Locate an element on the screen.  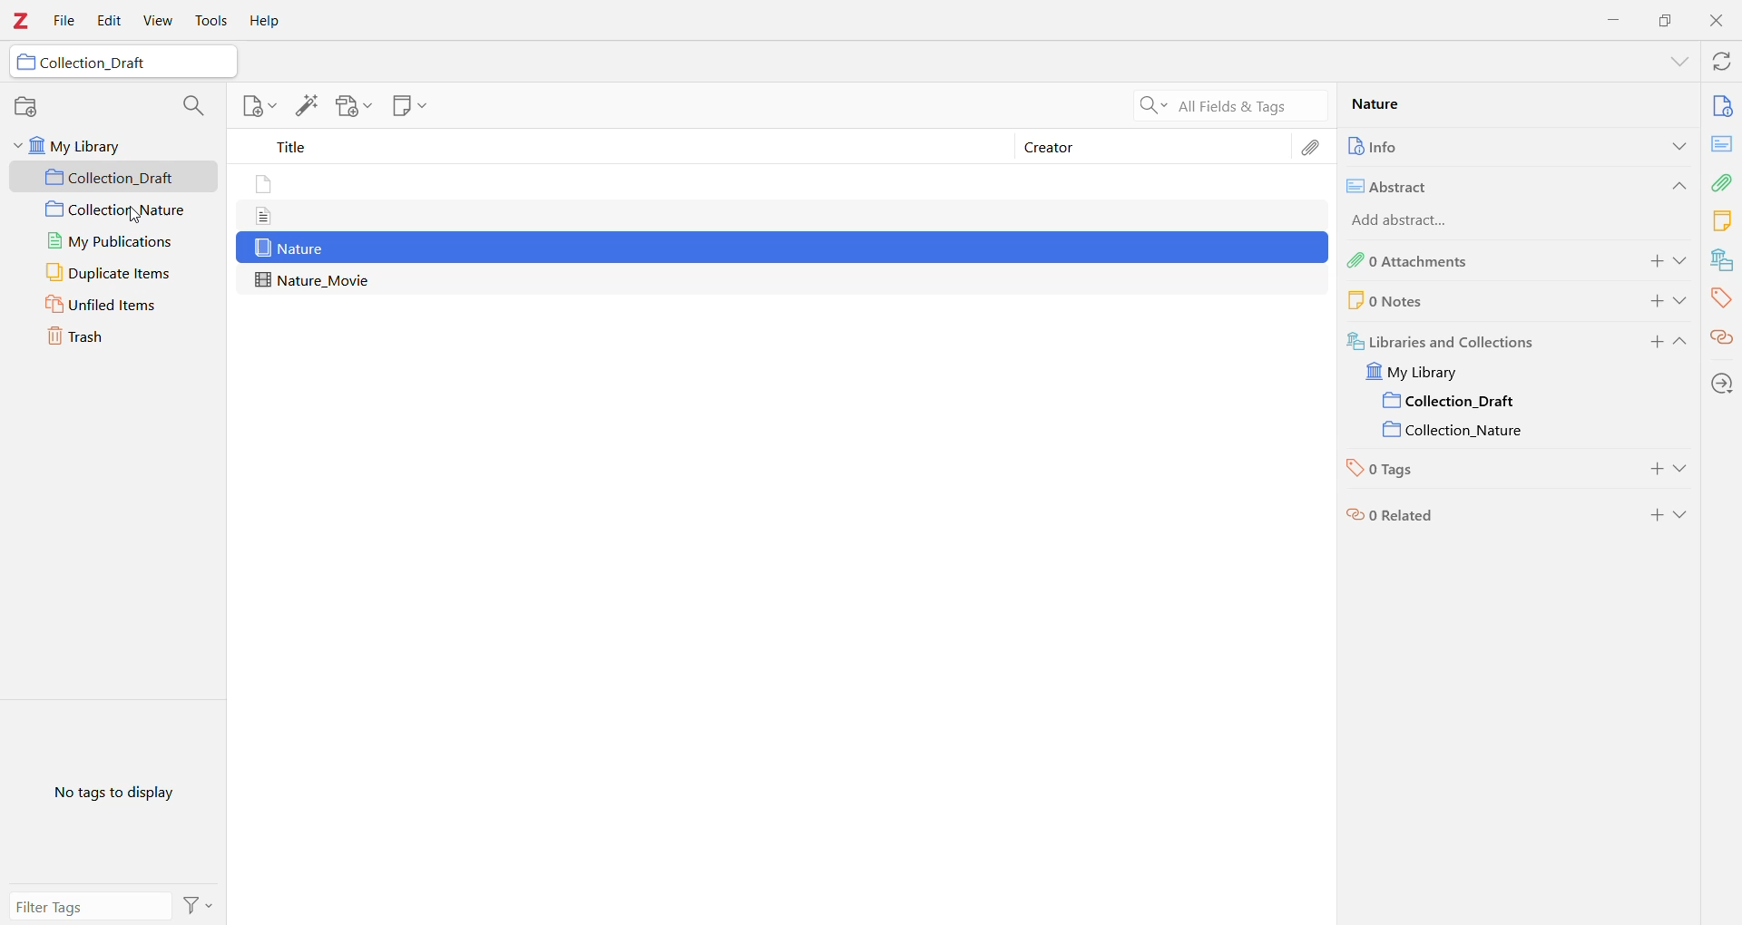
Libraries and Collections is located at coordinates (1720, 260).